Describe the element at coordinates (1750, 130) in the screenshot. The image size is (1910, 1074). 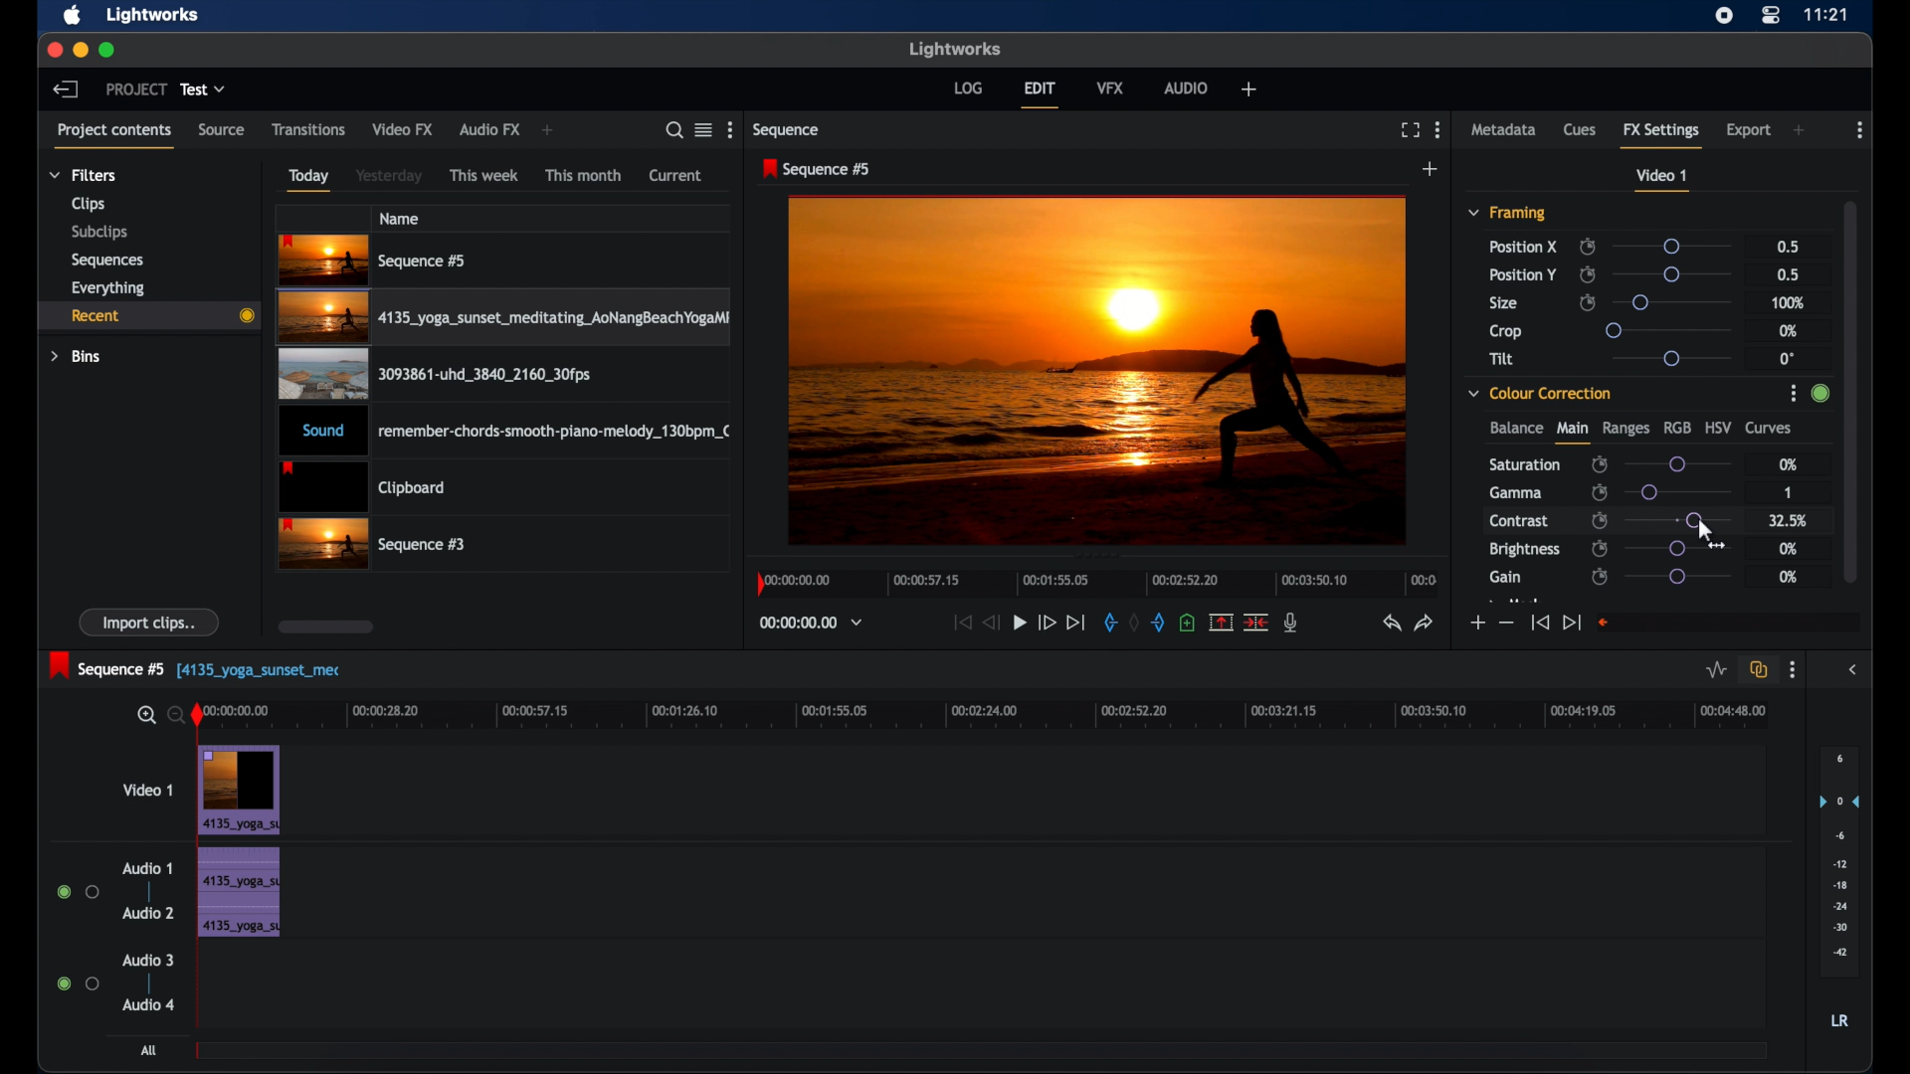
I see `export` at that location.